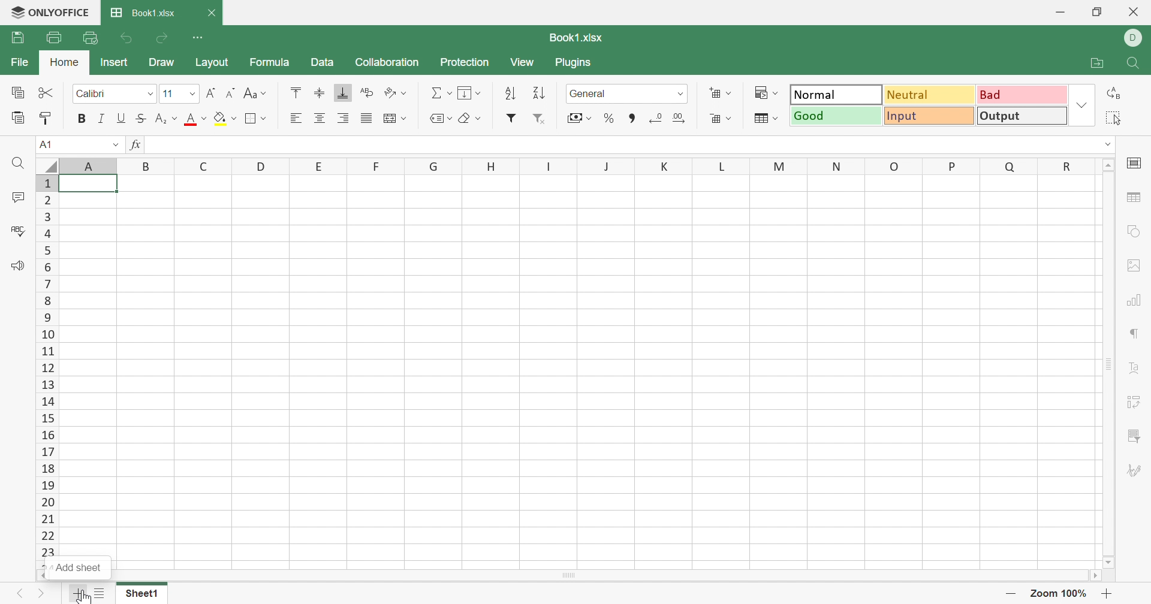 The image size is (1151, 604). I want to click on D, so click(1132, 40).